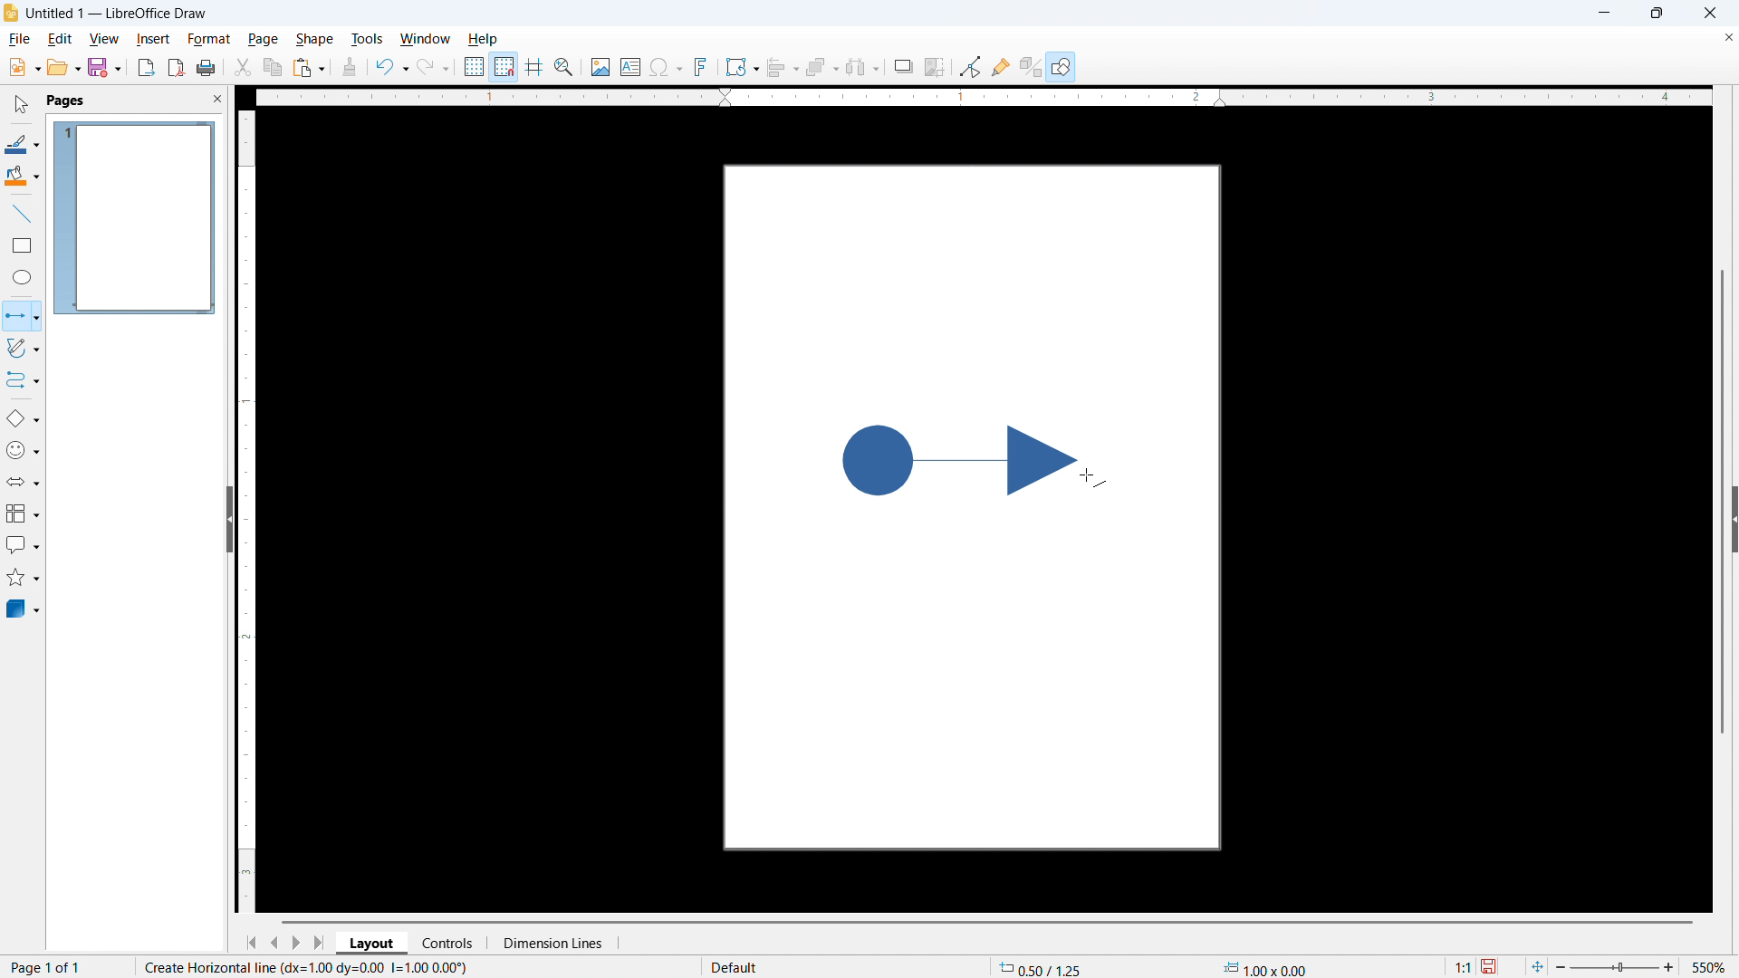 The image size is (1739, 978). Describe the element at coordinates (1265, 967) in the screenshot. I see `Object dimensions (1.00x0.00))` at that location.